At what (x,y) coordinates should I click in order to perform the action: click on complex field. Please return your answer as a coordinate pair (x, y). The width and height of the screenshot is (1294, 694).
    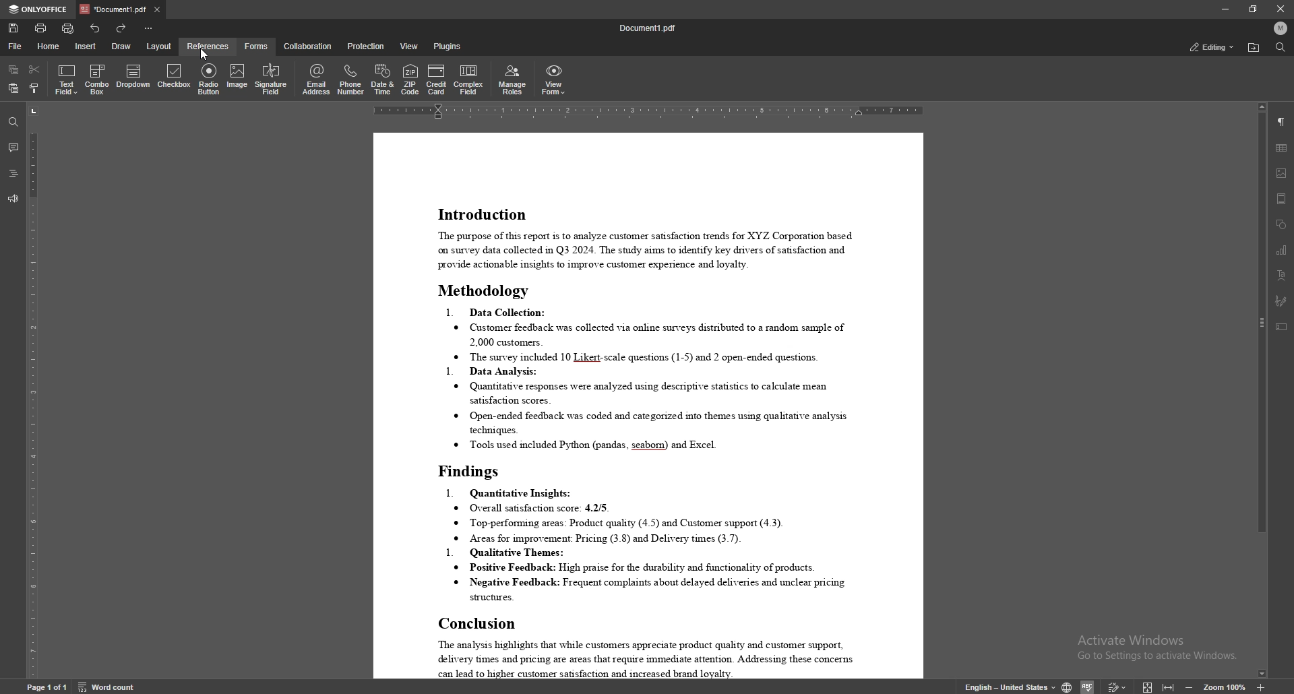
    Looking at the image, I should click on (470, 80).